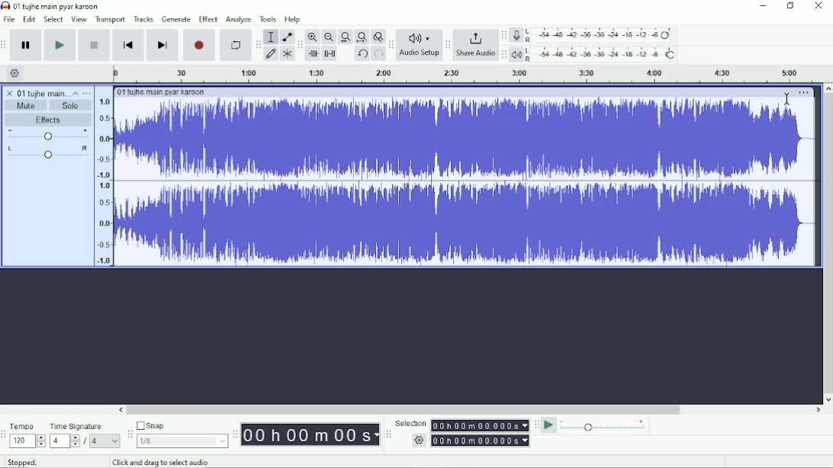 This screenshot has height=468, width=833. What do you see at coordinates (93, 45) in the screenshot?
I see `Stop` at bounding box center [93, 45].